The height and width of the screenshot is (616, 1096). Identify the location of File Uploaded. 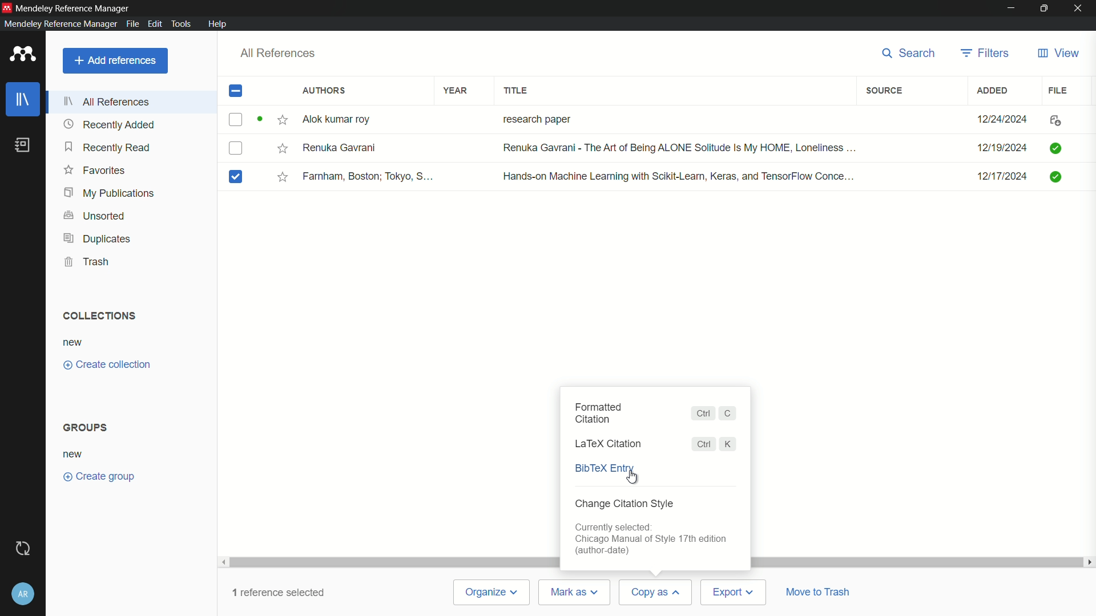
(1067, 180).